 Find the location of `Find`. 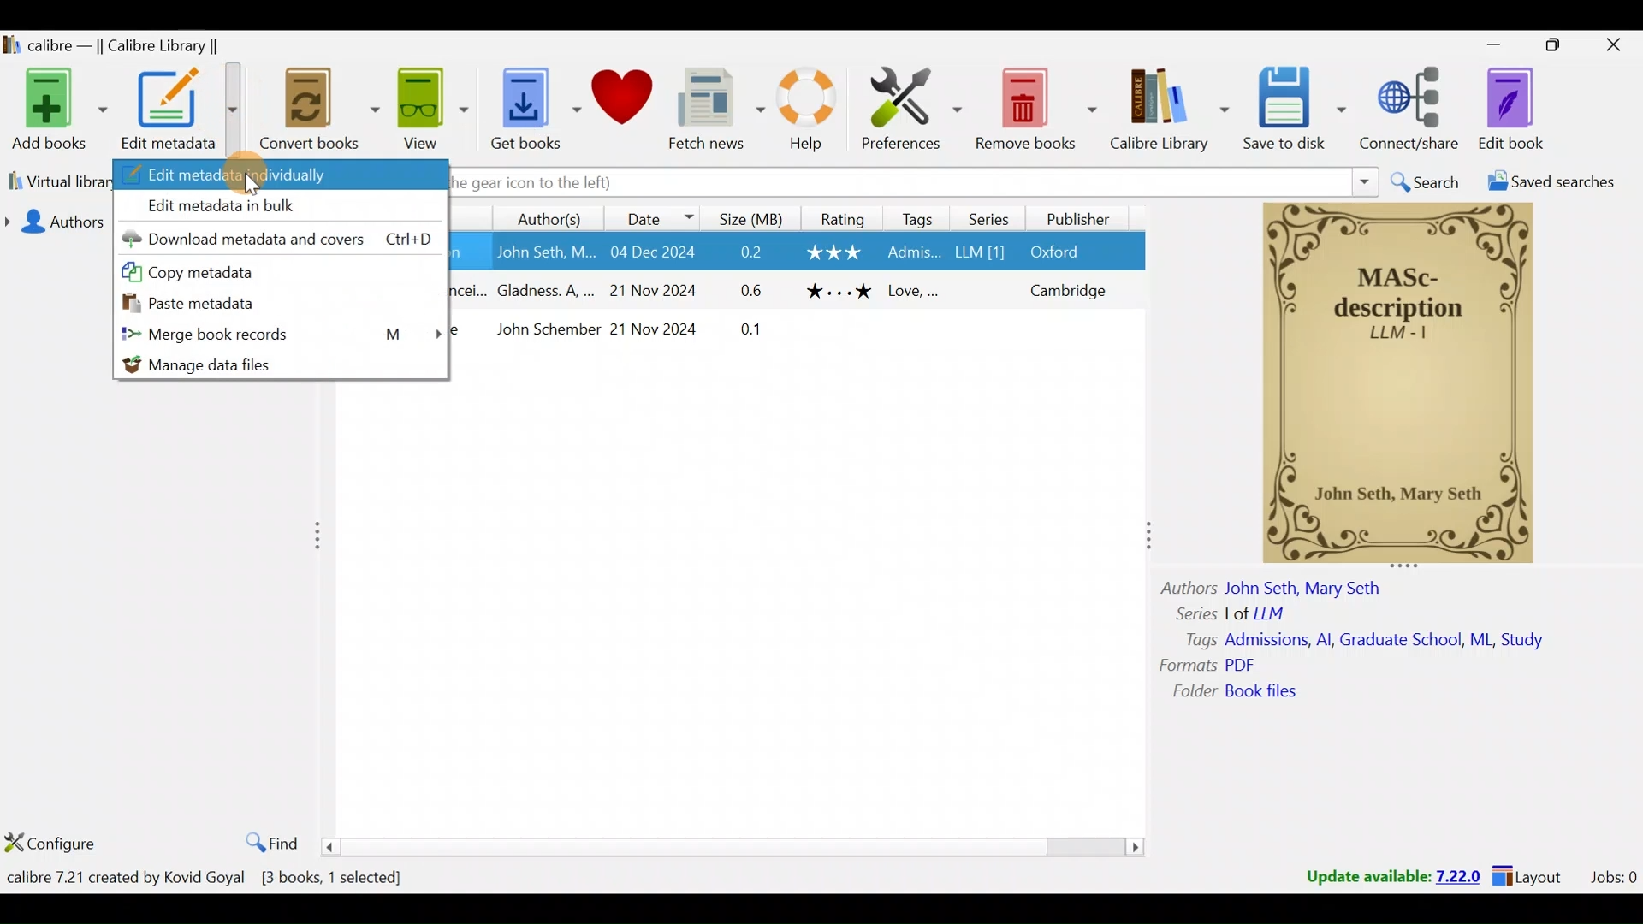

Find is located at coordinates (268, 840).